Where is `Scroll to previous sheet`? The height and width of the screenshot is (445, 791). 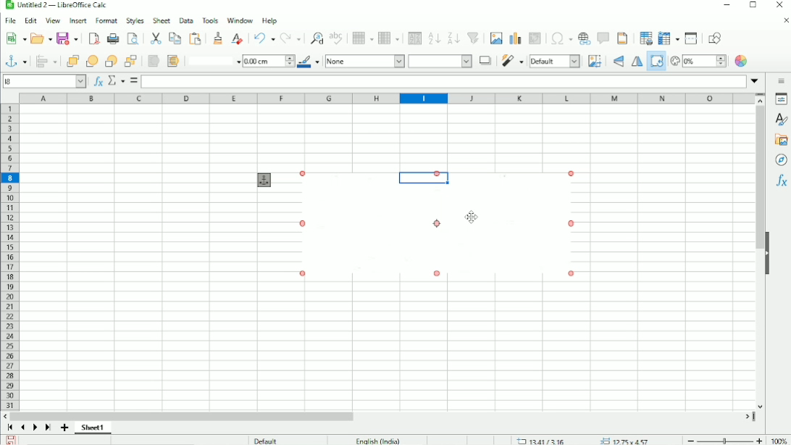
Scroll to previous sheet is located at coordinates (22, 428).